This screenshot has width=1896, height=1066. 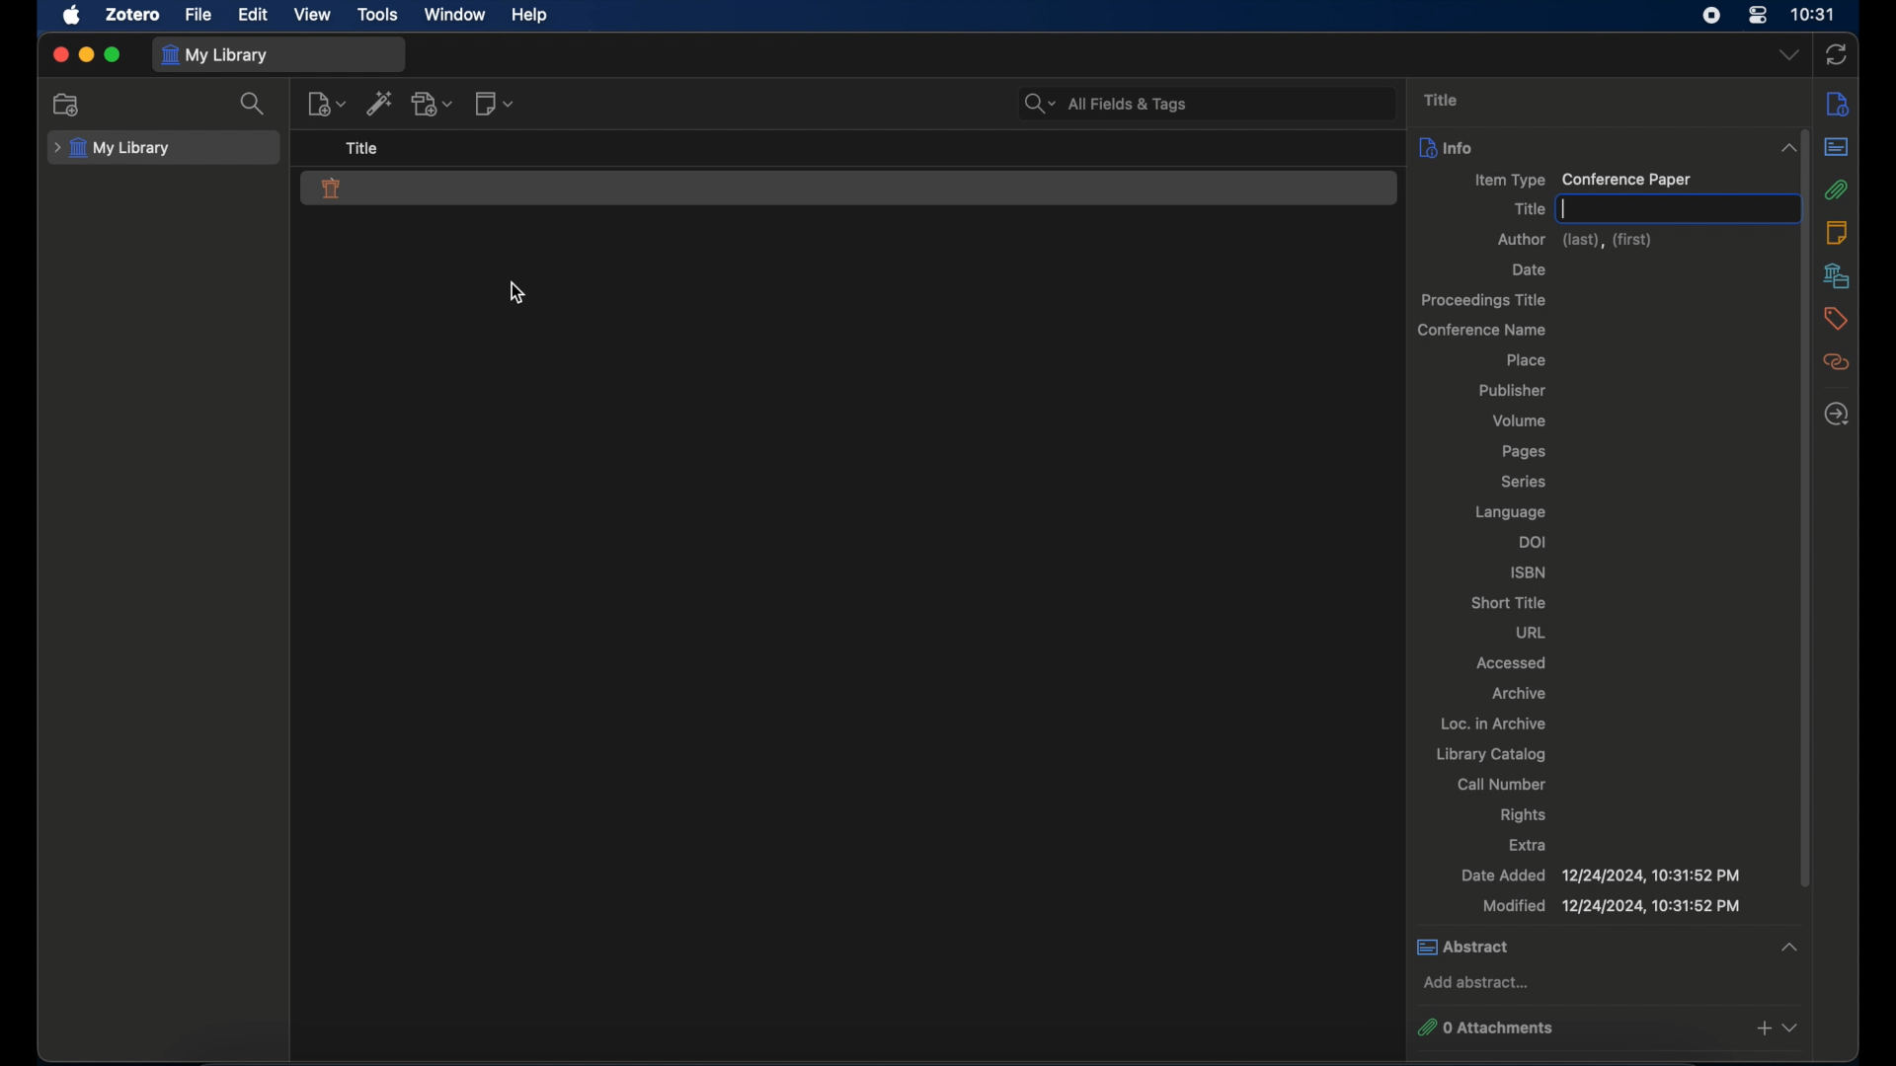 I want to click on add attachment, so click(x=433, y=103).